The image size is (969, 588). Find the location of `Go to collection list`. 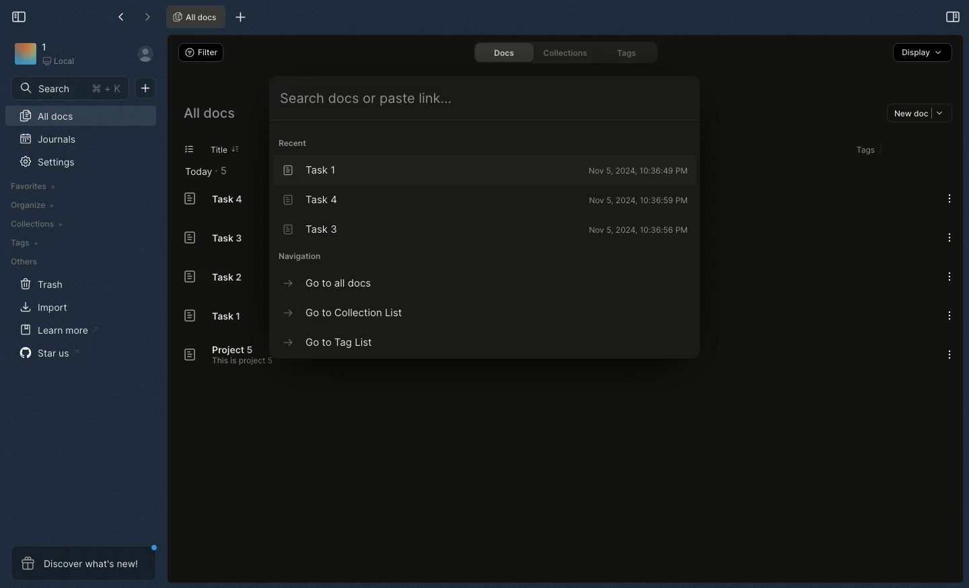

Go to collection list is located at coordinates (345, 311).